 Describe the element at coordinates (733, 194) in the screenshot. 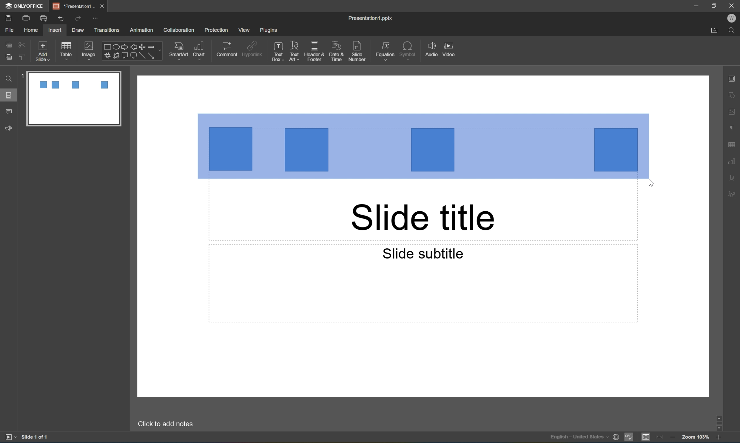

I see `signature settings` at that location.